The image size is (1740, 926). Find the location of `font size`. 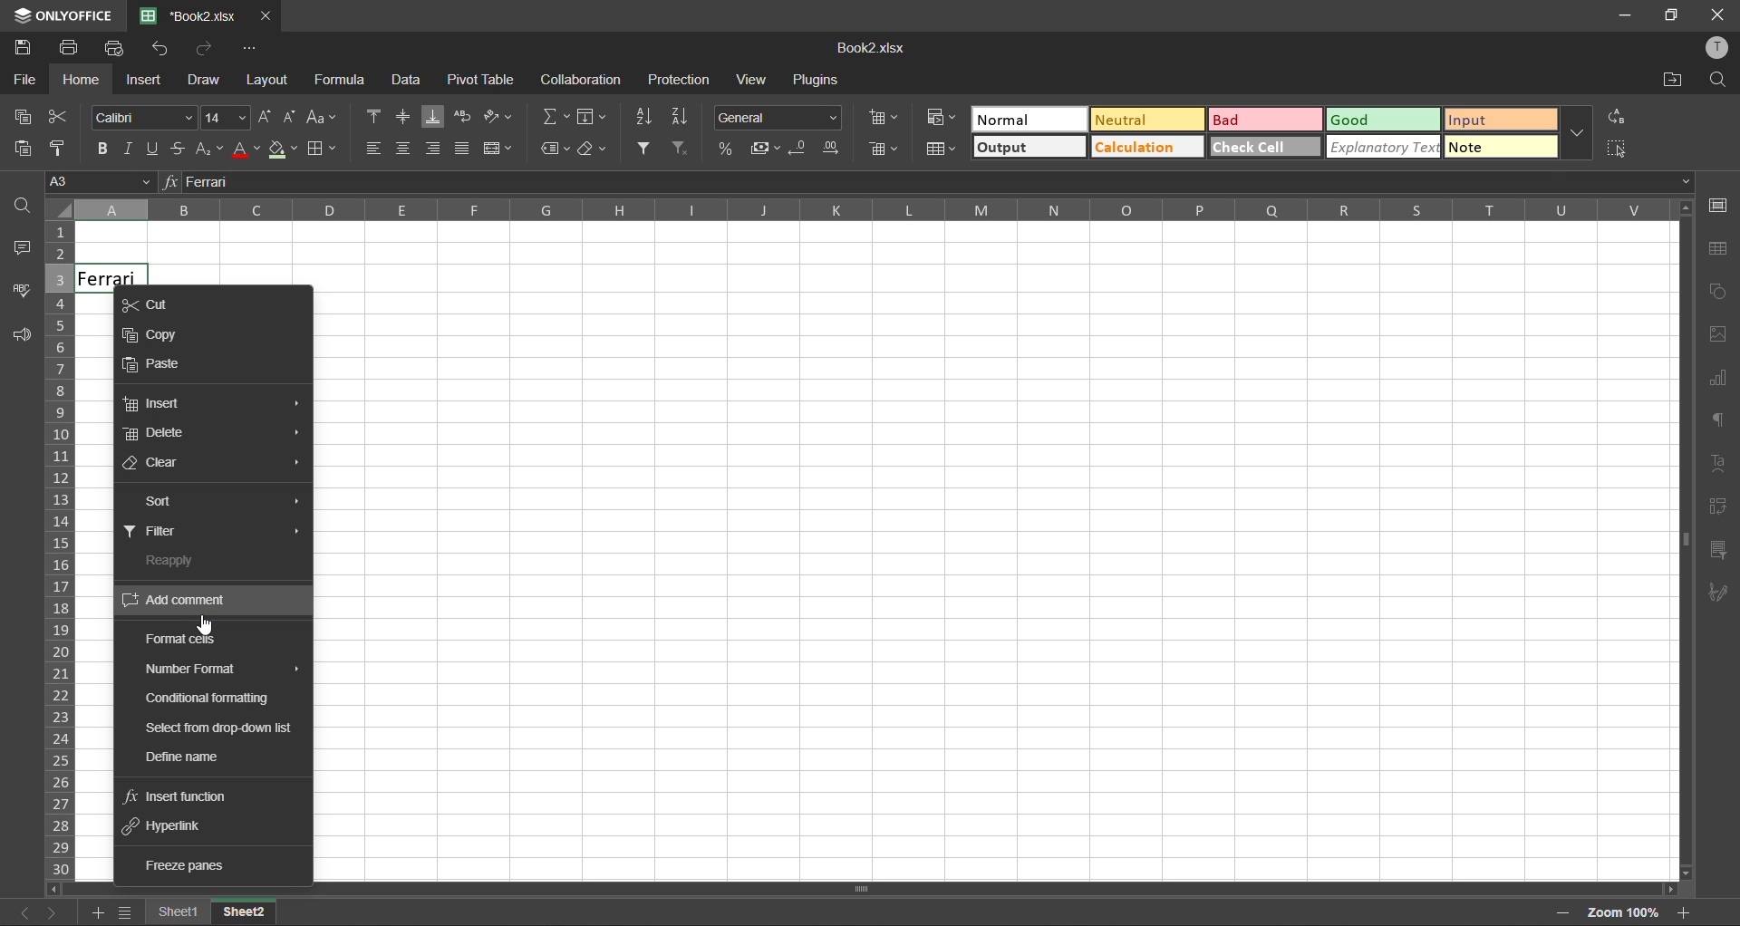

font size is located at coordinates (223, 117).